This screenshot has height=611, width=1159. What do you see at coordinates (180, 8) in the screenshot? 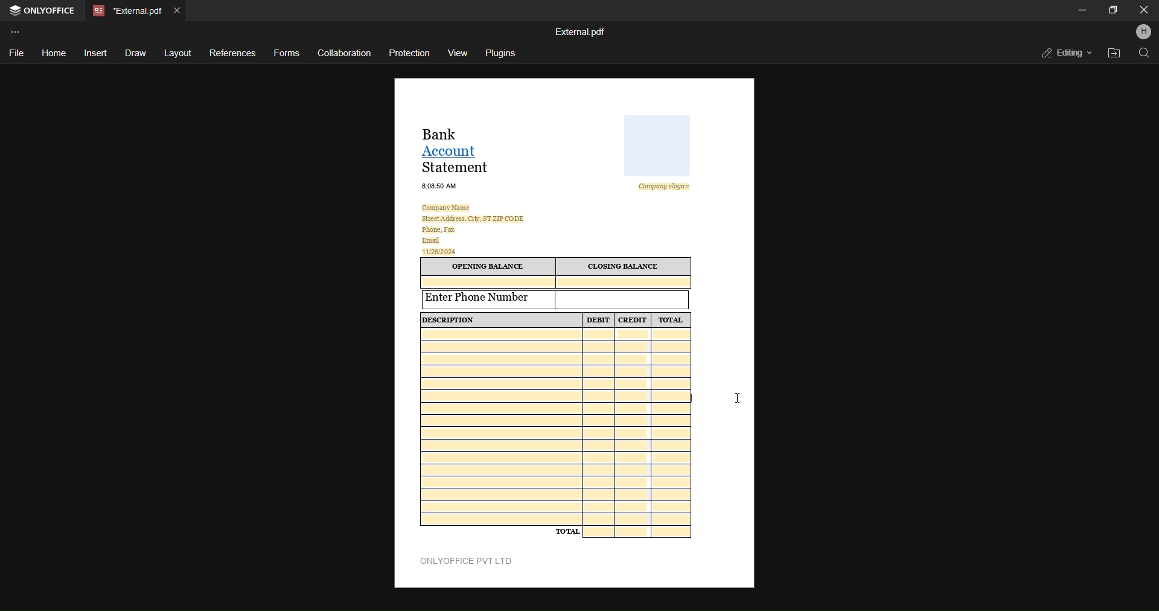
I see `close current open tab` at bounding box center [180, 8].